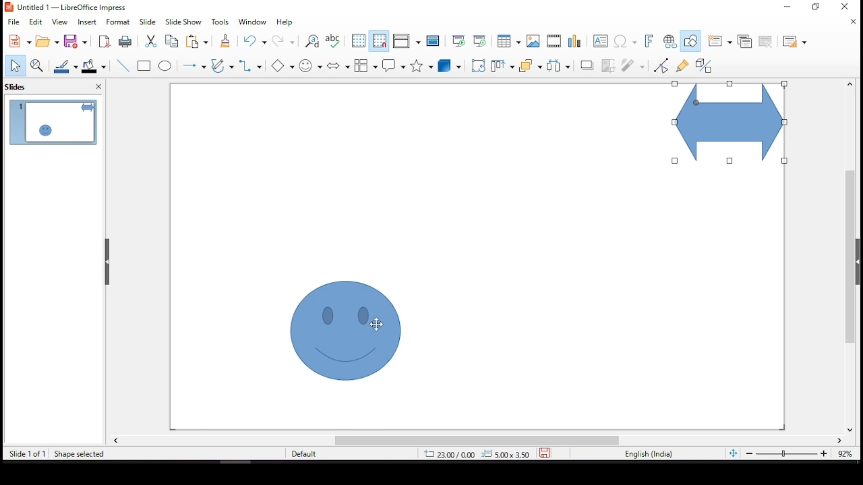 The image size is (863, 485). What do you see at coordinates (78, 42) in the screenshot?
I see `save` at bounding box center [78, 42].